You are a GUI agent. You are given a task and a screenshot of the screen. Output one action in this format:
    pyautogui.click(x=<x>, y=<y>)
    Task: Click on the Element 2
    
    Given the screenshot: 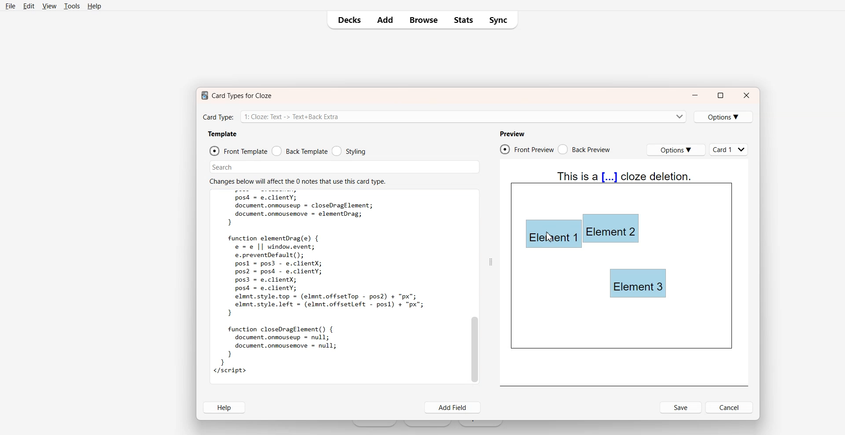 What is the action you would take?
    pyautogui.click(x=611, y=228)
    